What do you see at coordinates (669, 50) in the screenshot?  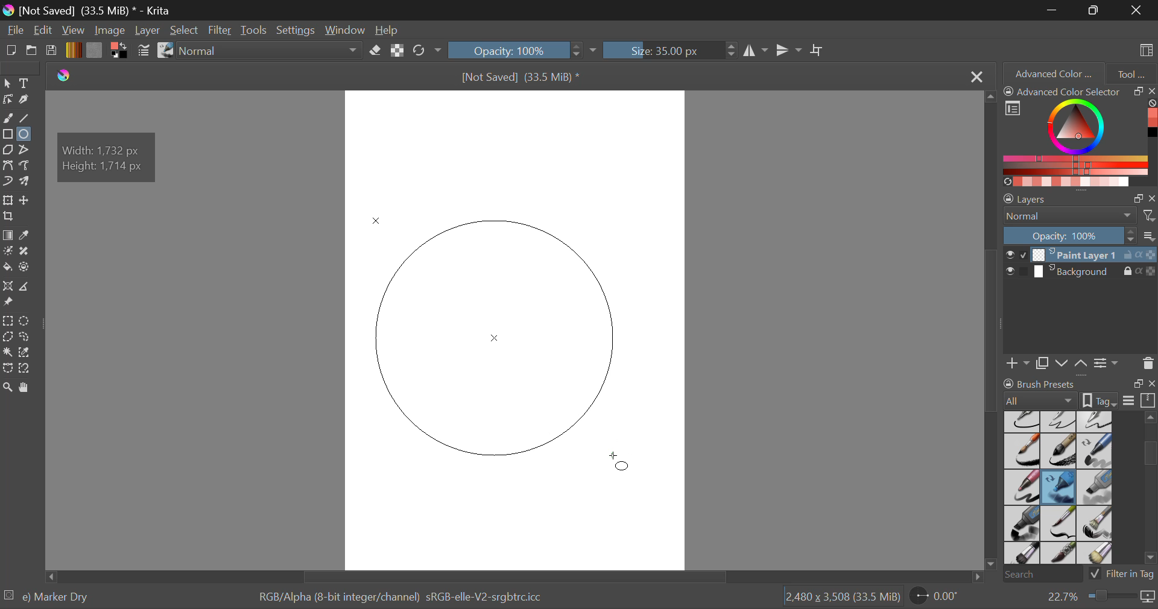 I see `Size : 35px` at bounding box center [669, 50].